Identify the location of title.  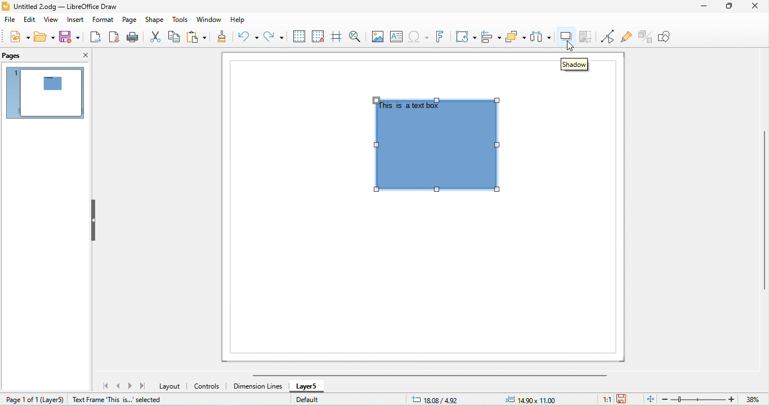
(65, 7).